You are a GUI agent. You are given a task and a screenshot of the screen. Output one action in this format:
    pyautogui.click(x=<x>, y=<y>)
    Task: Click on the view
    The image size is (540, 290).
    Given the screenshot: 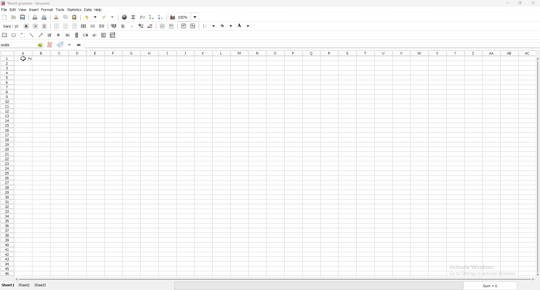 What is the action you would take?
    pyautogui.click(x=22, y=10)
    